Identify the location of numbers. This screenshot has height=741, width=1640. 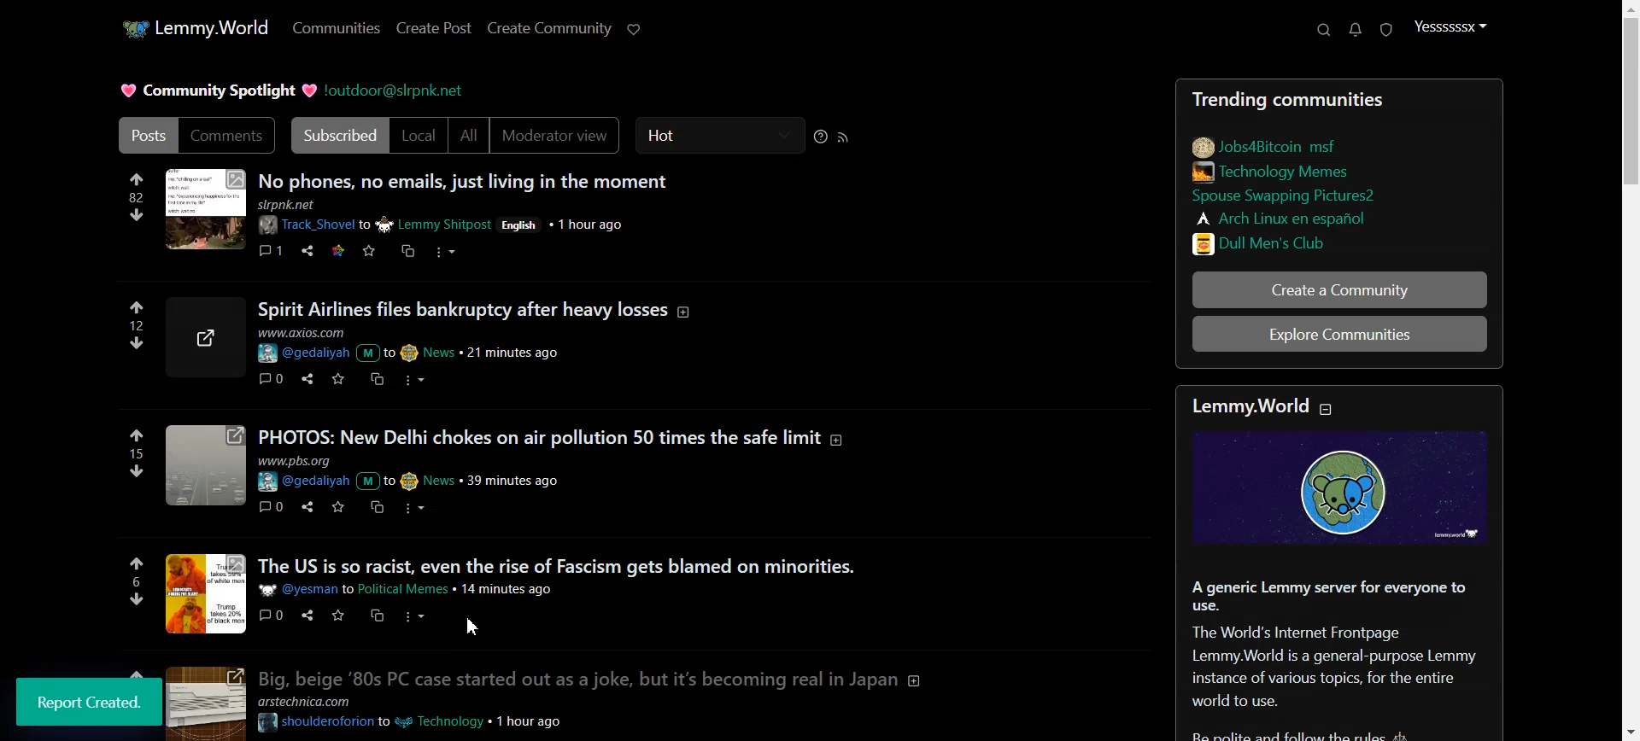
(138, 324).